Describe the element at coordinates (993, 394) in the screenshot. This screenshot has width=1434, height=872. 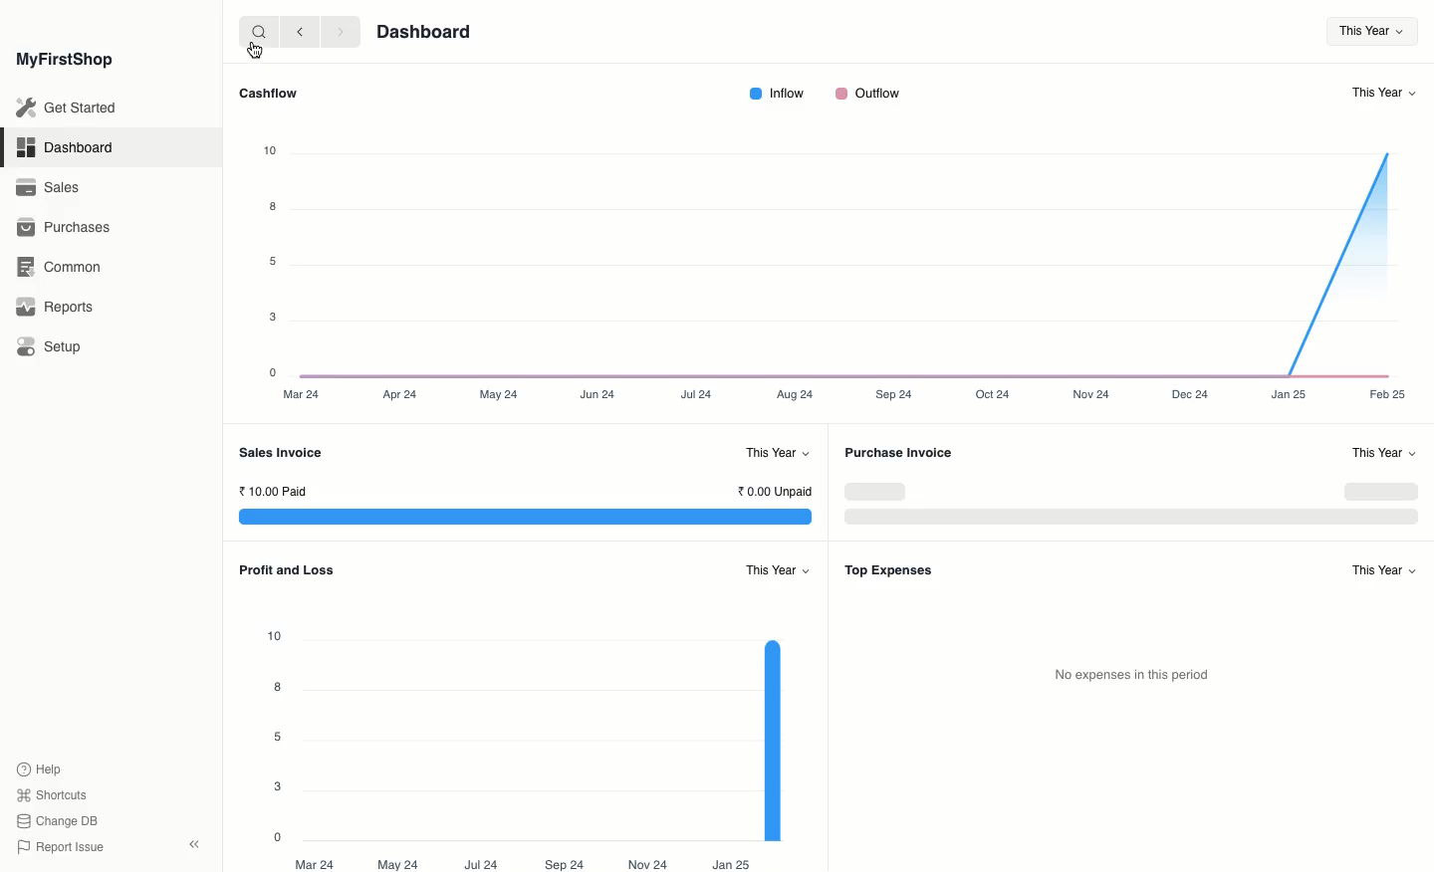
I see `Oct 24` at that location.